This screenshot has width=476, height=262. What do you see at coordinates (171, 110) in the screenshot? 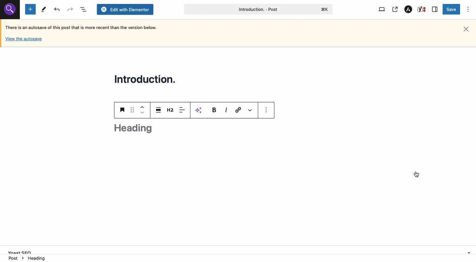
I see `Heading 2` at bounding box center [171, 110].